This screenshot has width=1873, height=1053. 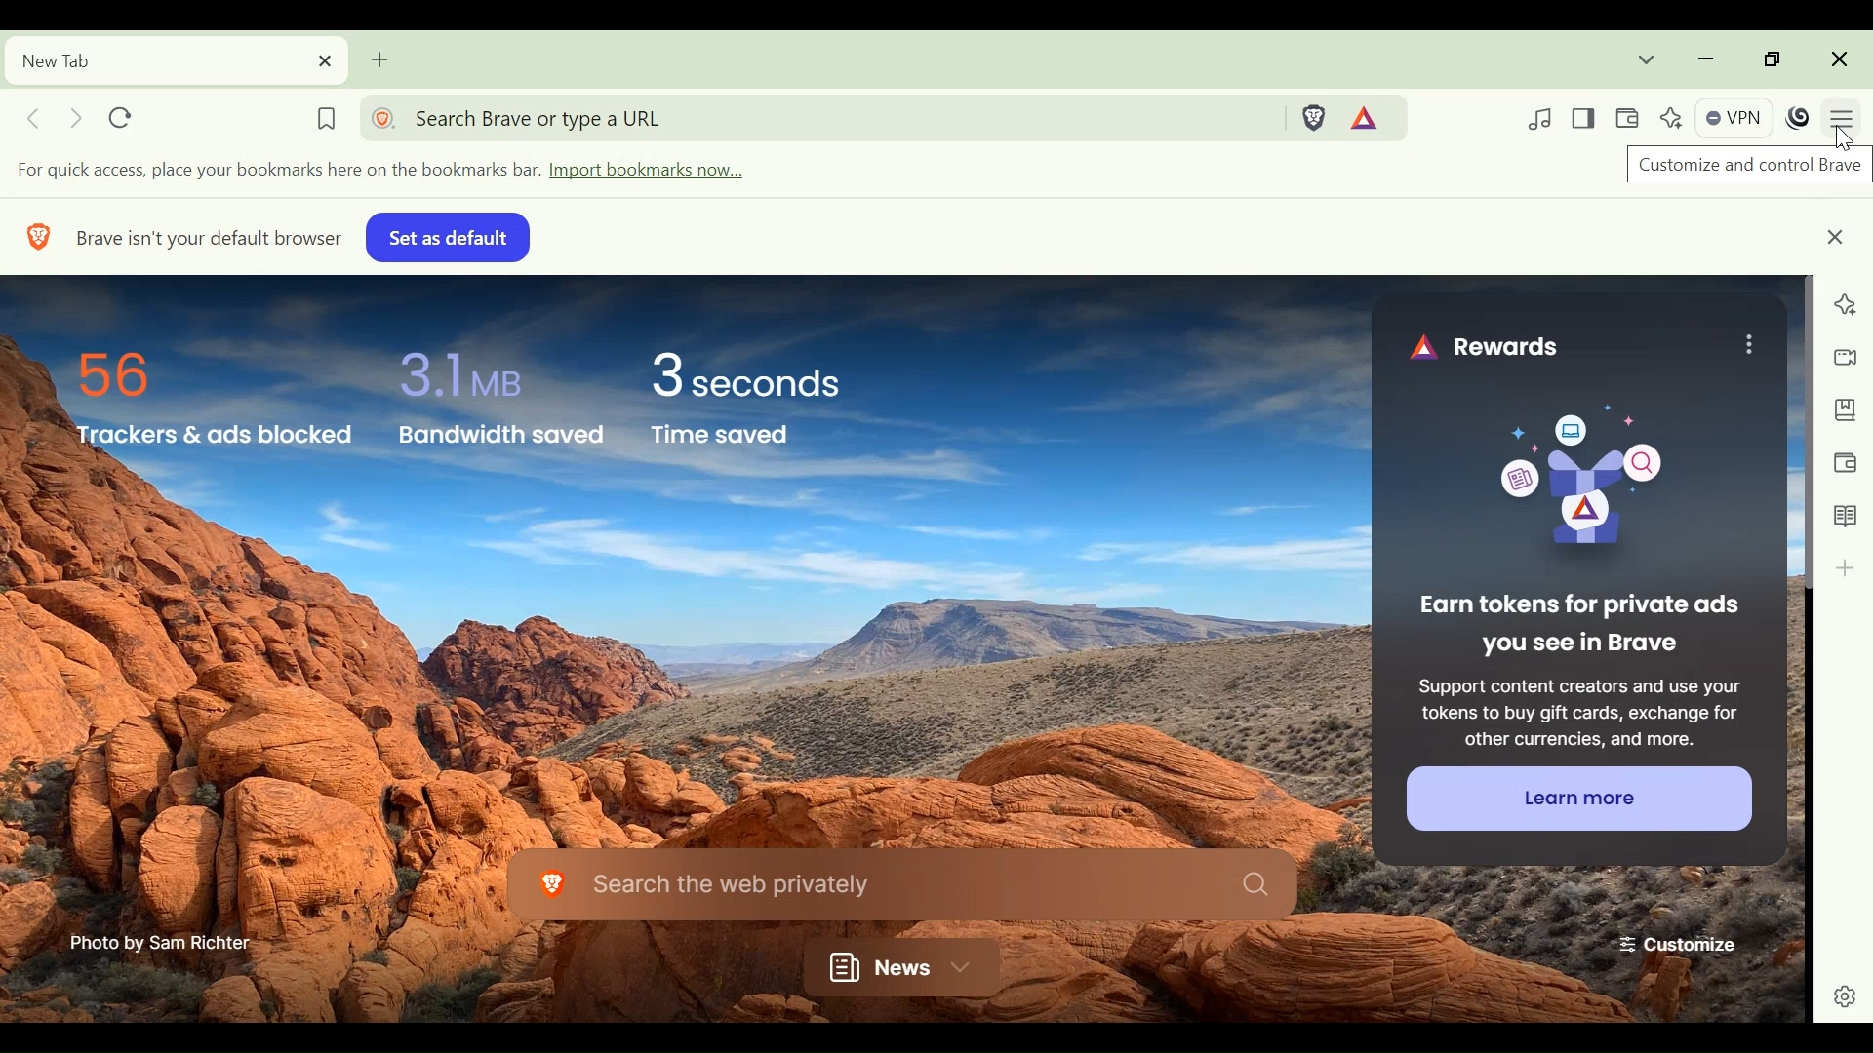 I want to click on Show/Hide Sidebar, so click(x=1588, y=117).